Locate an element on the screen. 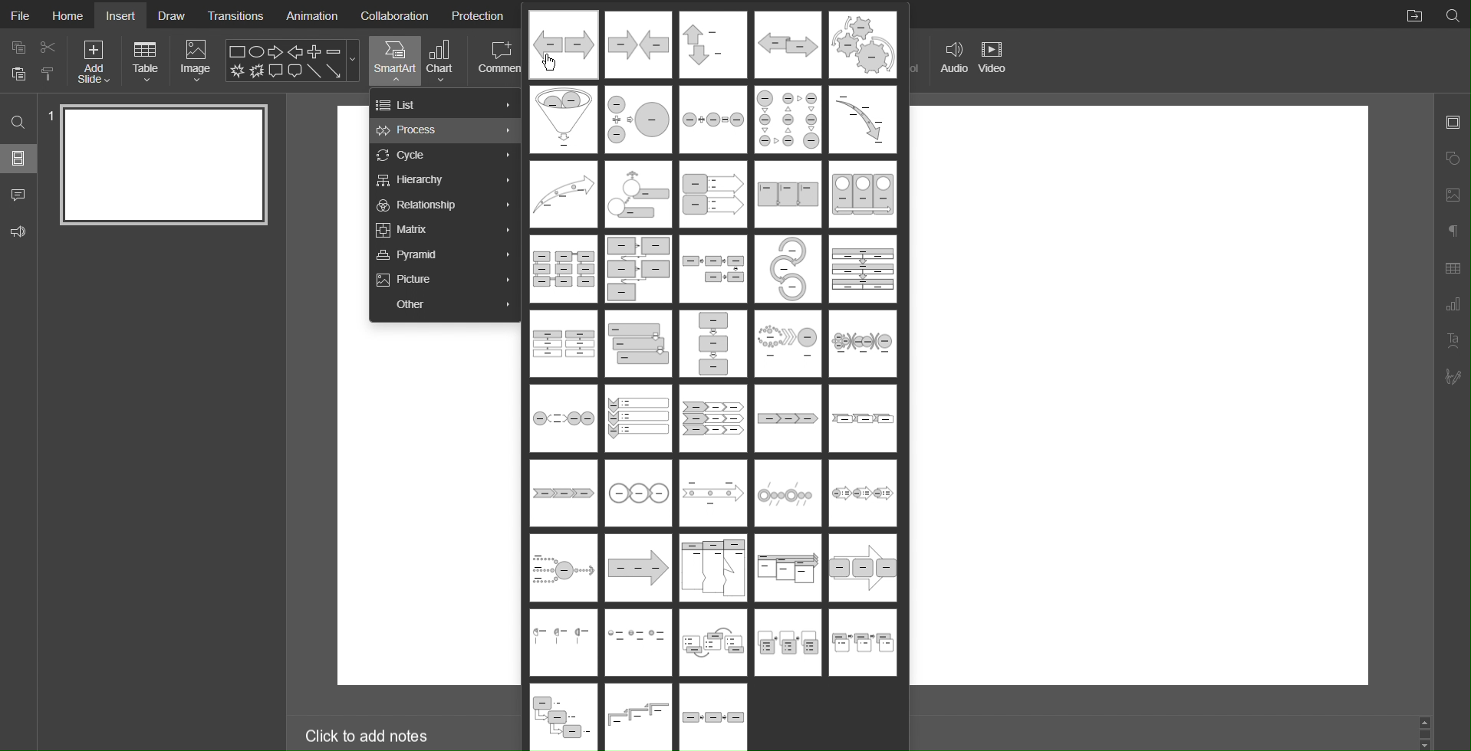 The image size is (1471, 751). File  is located at coordinates (18, 14).